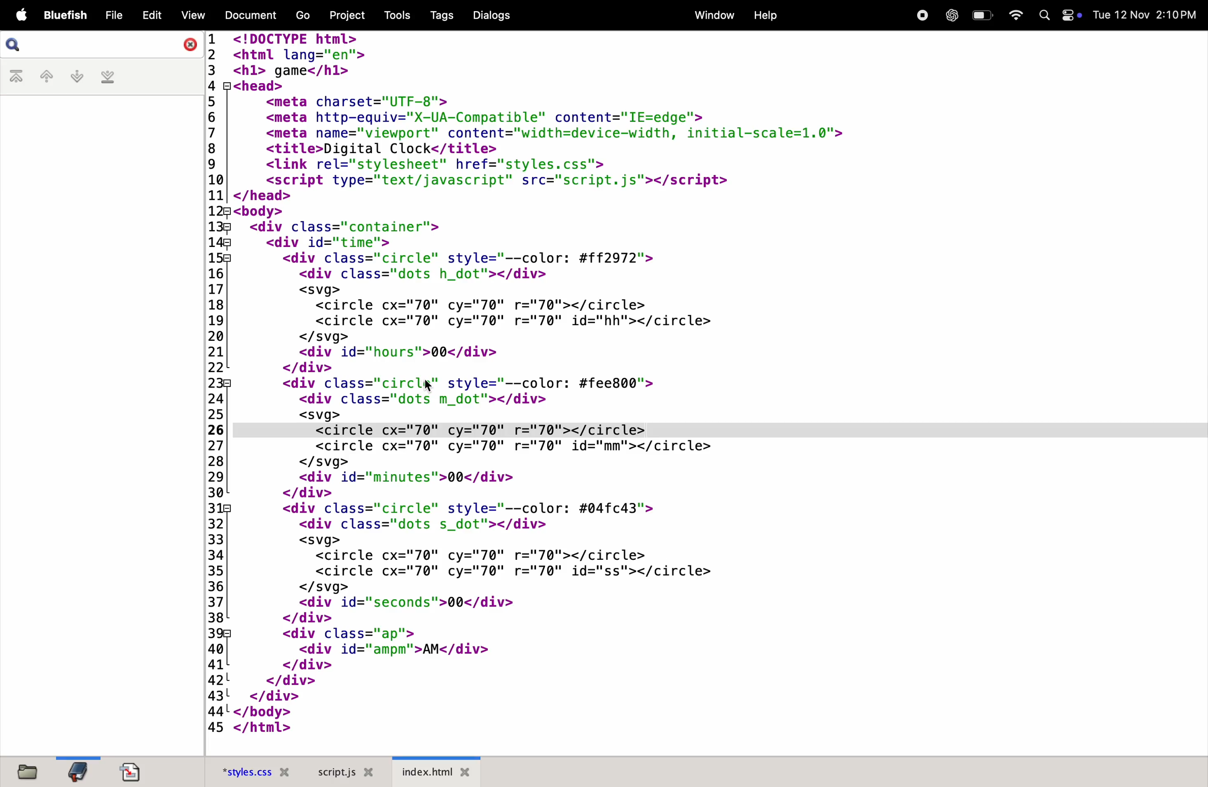 The image size is (1208, 787). What do you see at coordinates (249, 771) in the screenshot?
I see `style.css` at bounding box center [249, 771].